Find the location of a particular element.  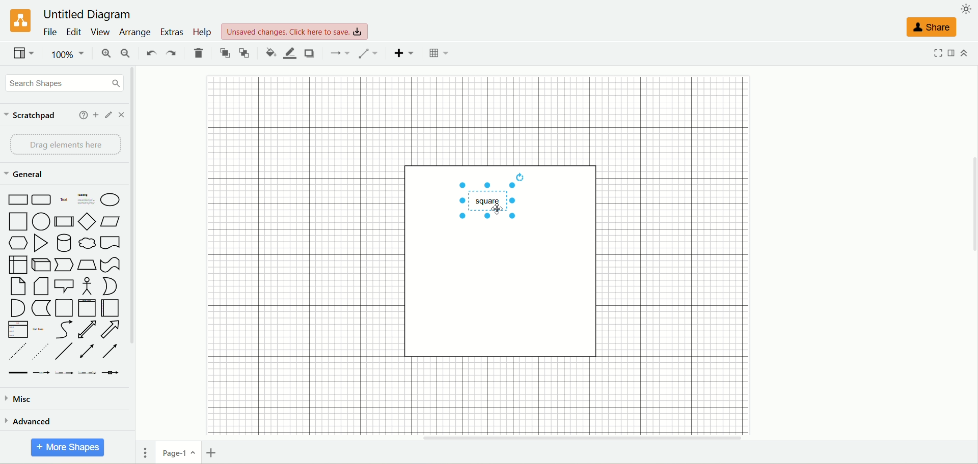

connection is located at coordinates (342, 54).